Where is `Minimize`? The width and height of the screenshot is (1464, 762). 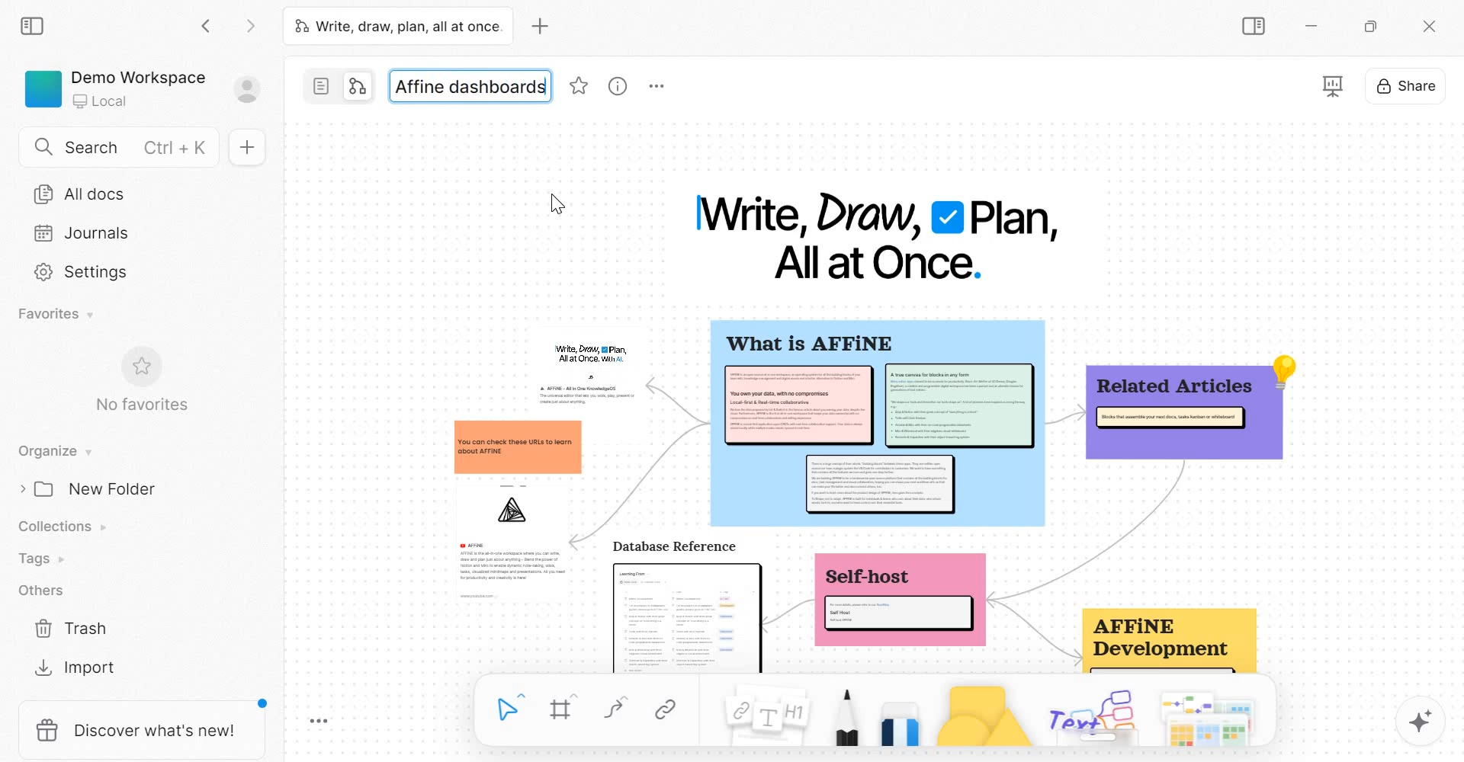
Minimize is located at coordinates (1310, 27).